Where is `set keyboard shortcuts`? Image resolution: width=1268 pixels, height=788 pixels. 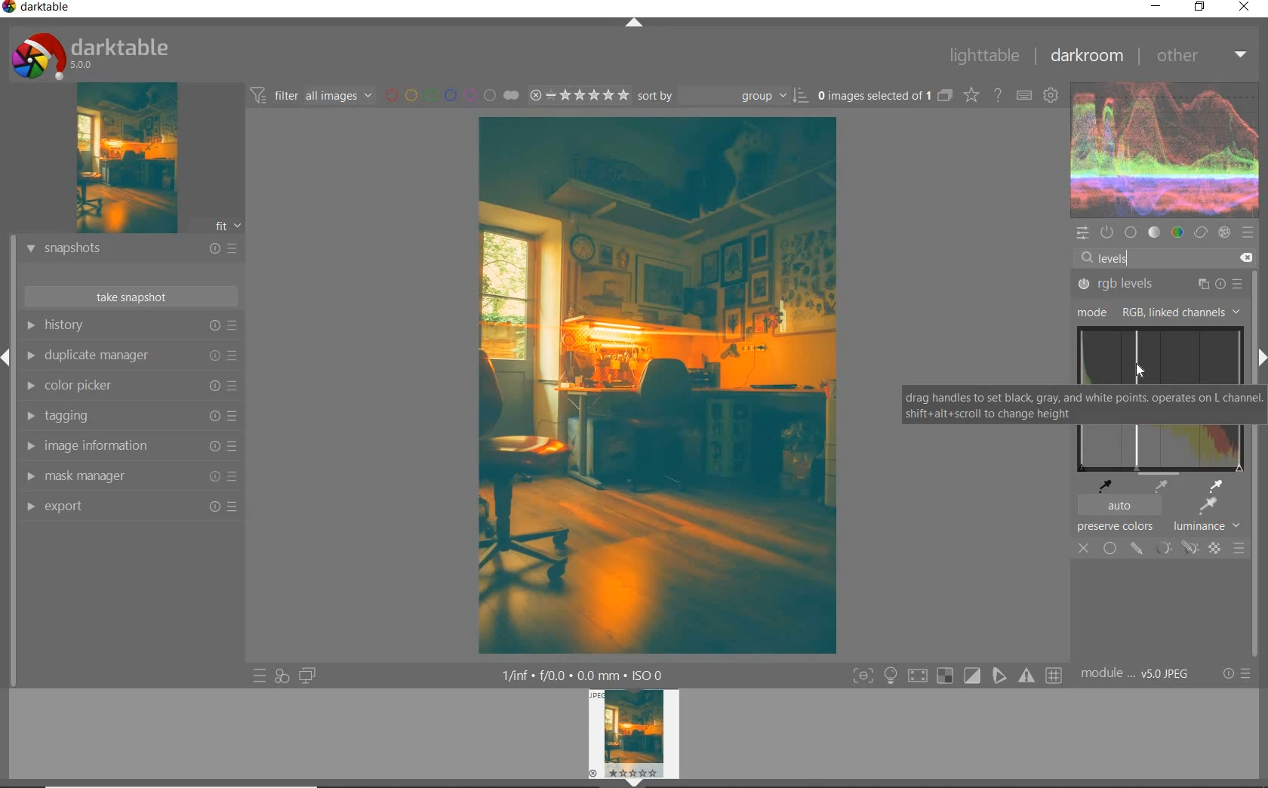
set keyboard shortcuts is located at coordinates (1023, 97).